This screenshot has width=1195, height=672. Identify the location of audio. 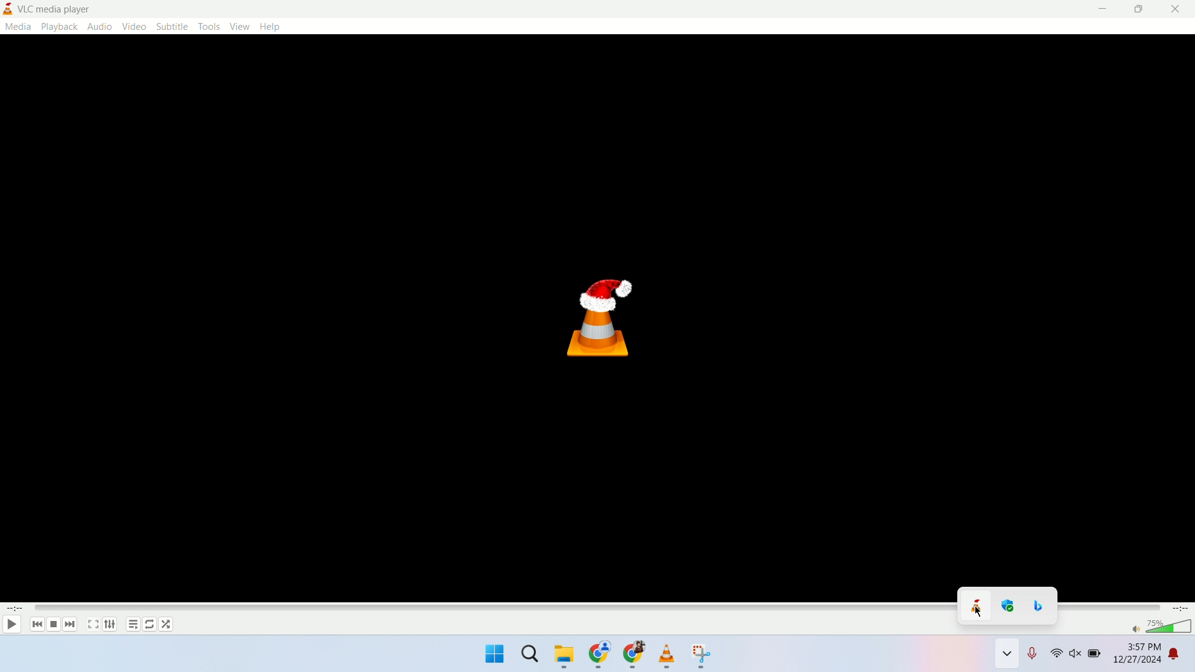
(99, 26).